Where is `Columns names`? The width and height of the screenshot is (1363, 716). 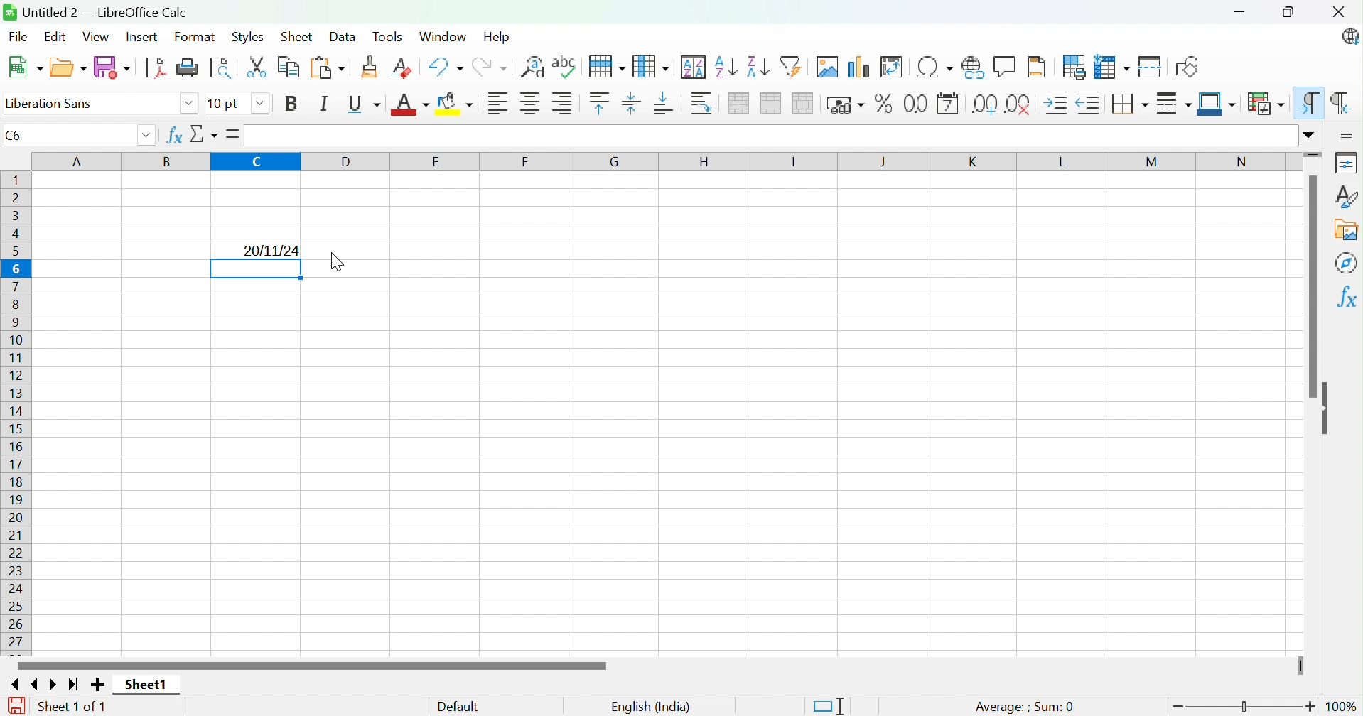
Columns names is located at coordinates (665, 163).